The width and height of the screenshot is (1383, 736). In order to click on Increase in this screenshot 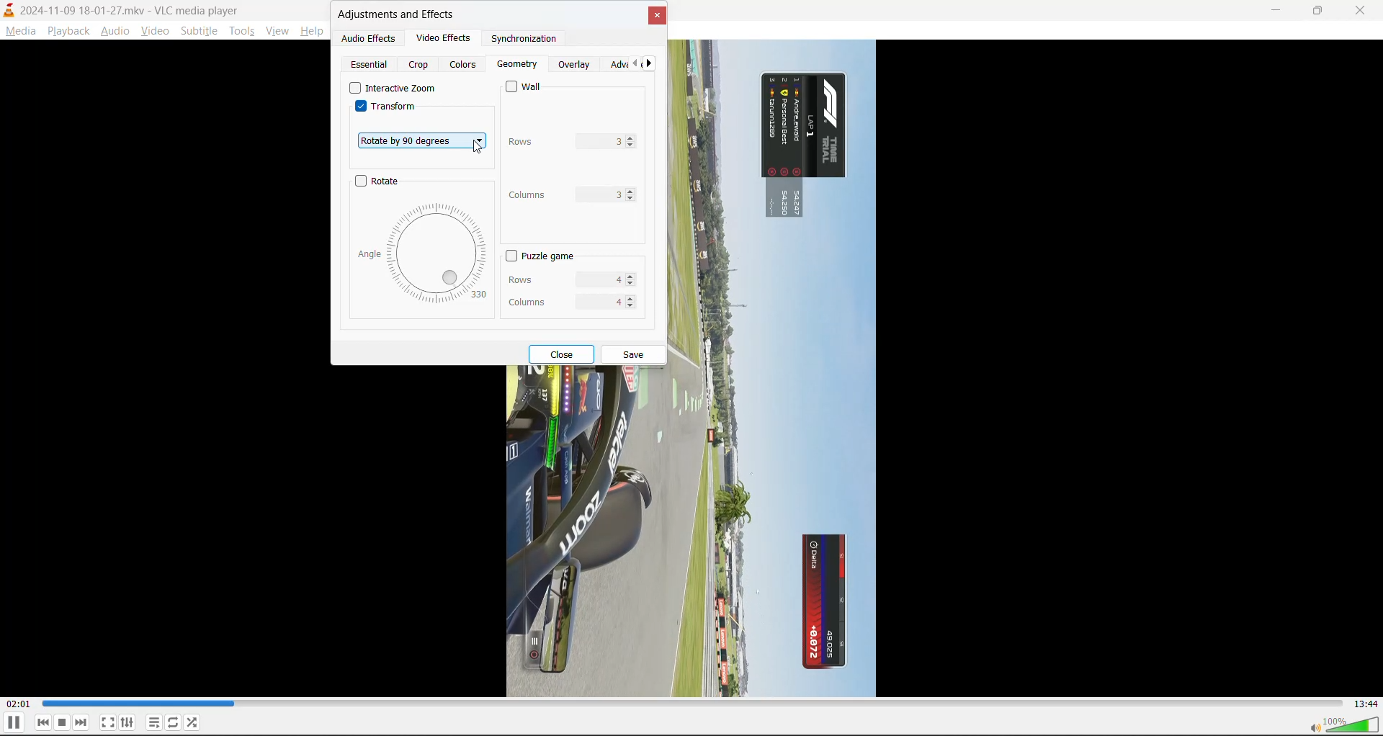, I will do `click(632, 138)`.